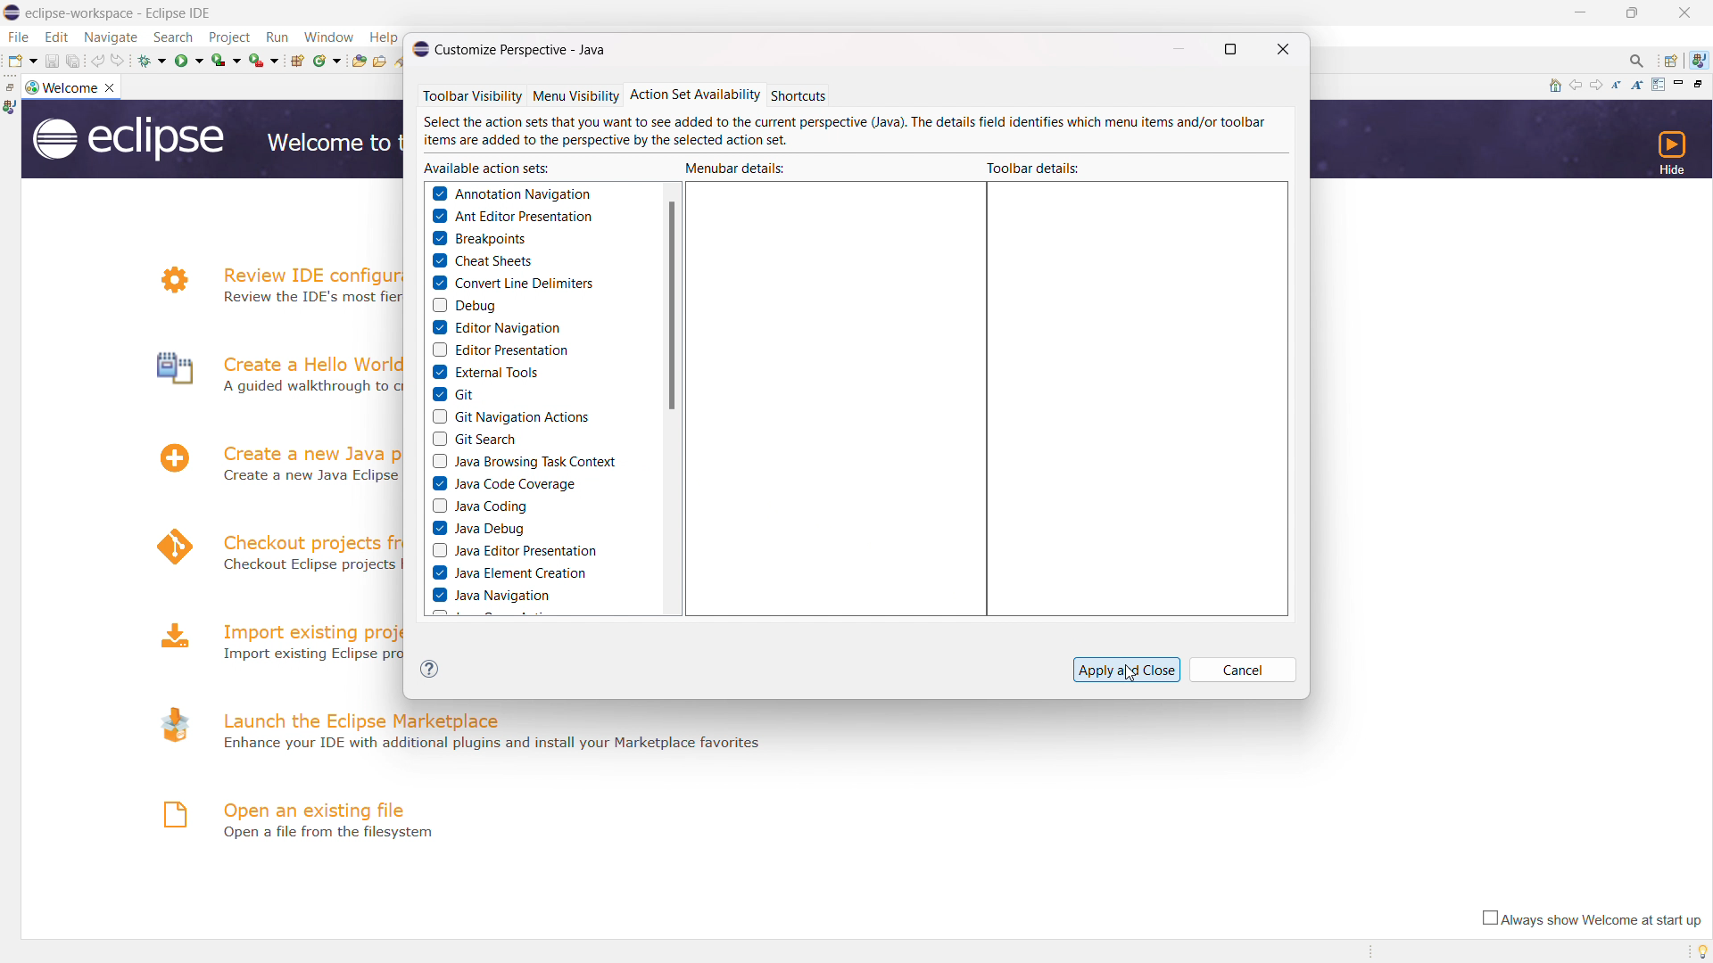 This screenshot has height=963, width=1713. I want to click on undo, so click(98, 61).